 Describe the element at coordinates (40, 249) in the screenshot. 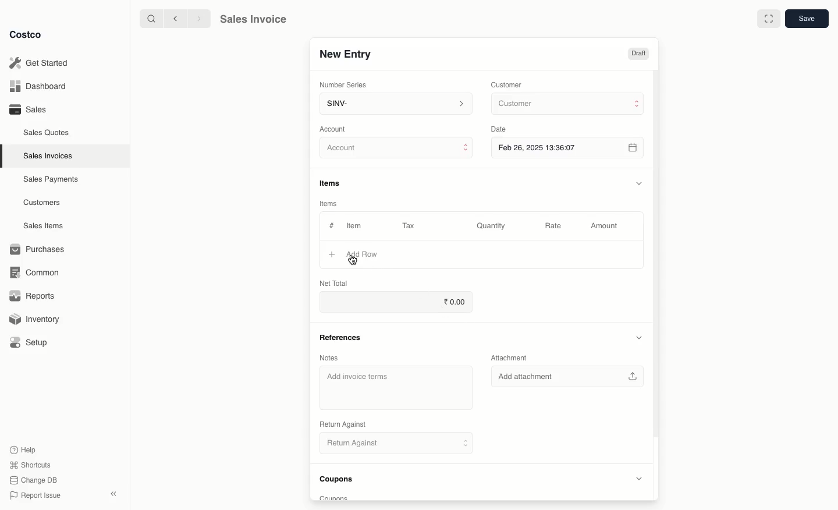

I see `Purchases` at that location.